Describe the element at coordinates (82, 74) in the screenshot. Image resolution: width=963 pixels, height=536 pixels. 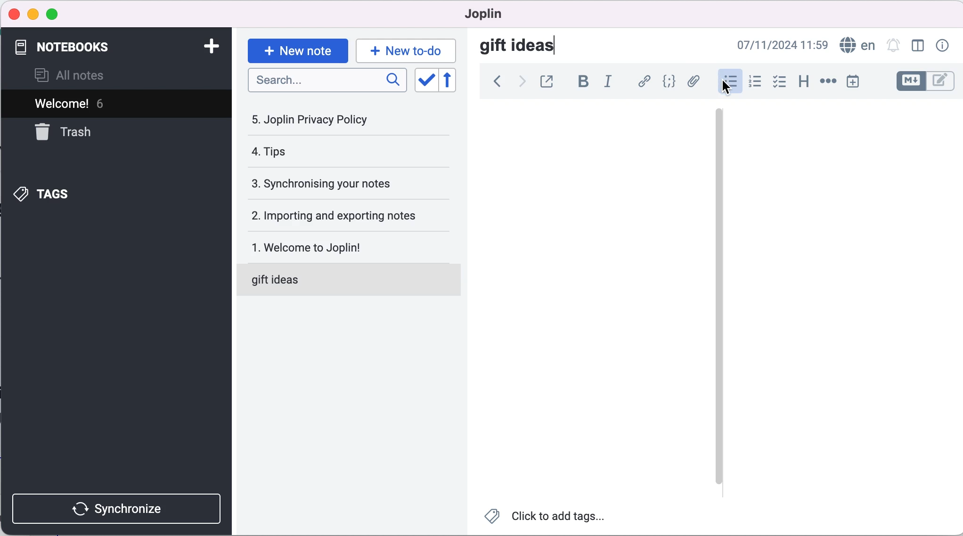
I see `all notes` at that location.